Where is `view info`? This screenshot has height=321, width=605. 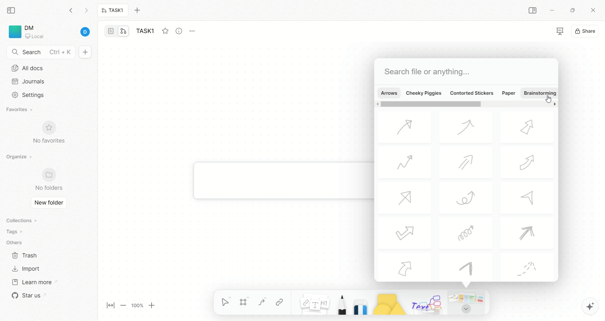 view info is located at coordinates (180, 31).